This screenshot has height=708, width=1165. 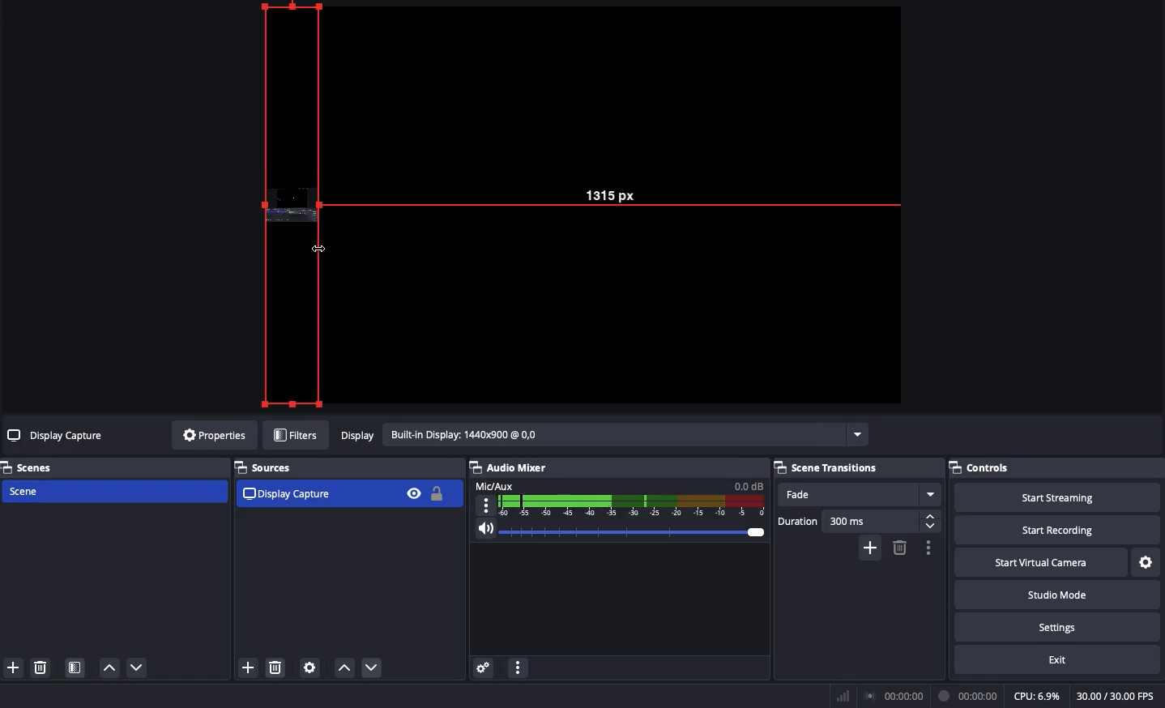 I want to click on Audio/mixer, so click(x=612, y=465).